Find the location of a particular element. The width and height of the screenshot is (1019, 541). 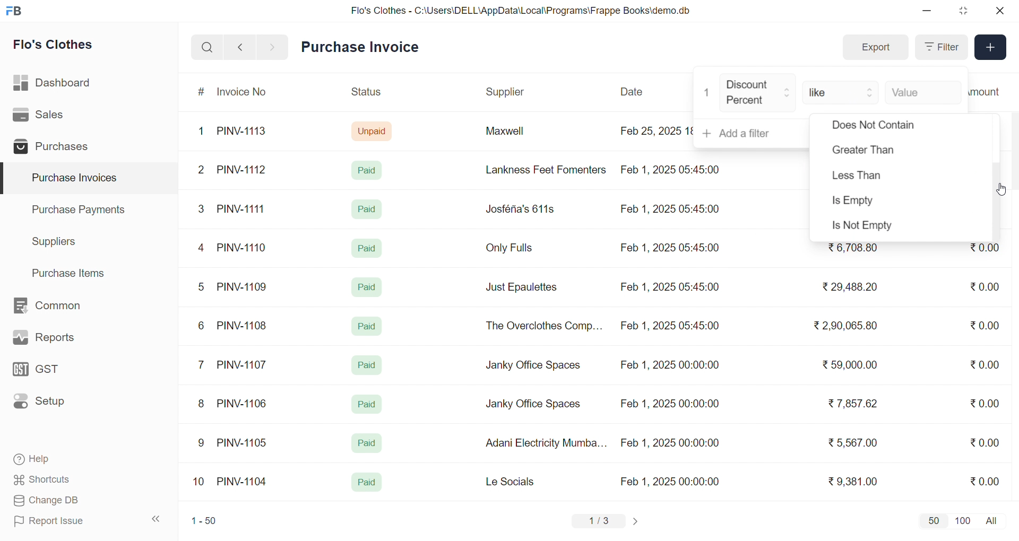

collapse sidebar is located at coordinates (157, 519).